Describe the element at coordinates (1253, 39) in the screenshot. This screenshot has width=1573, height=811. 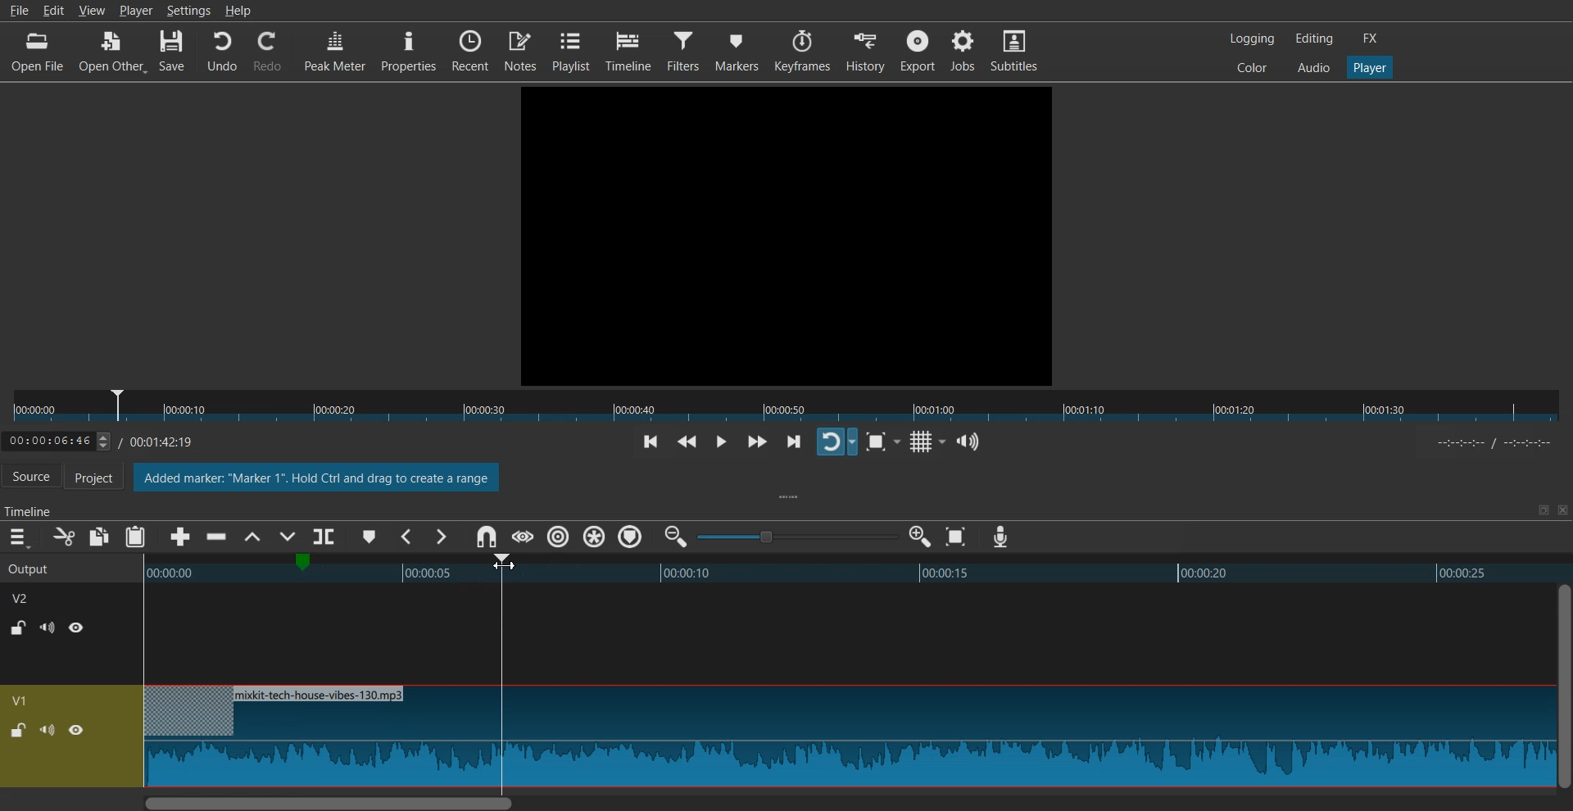
I see `Logging` at that location.